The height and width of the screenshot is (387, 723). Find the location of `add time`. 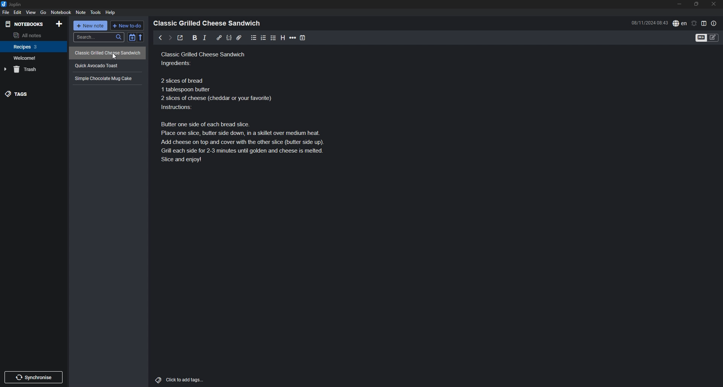

add time is located at coordinates (304, 38).